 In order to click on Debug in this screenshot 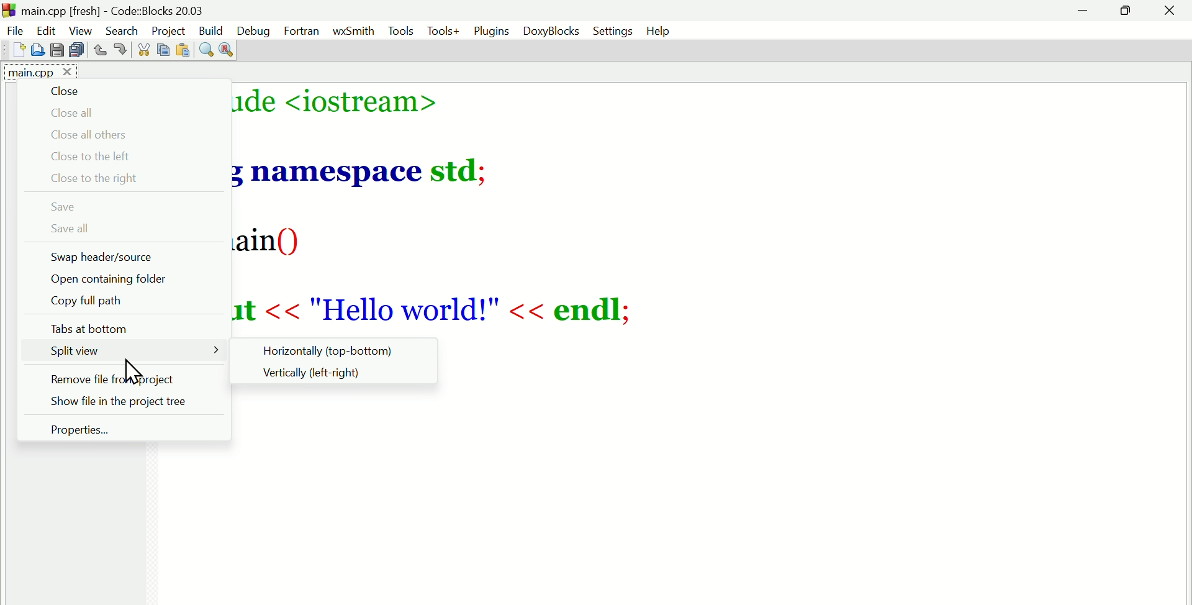, I will do `click(253, 30)`.